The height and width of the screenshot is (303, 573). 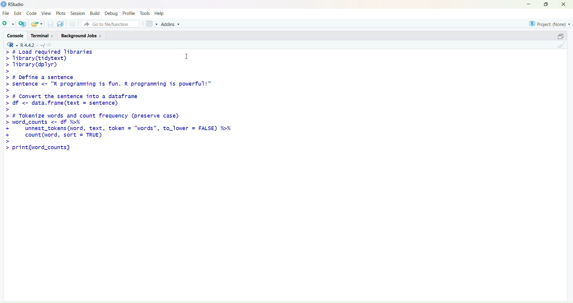 I want to click on save all open documents, so click(x=61, y=24).